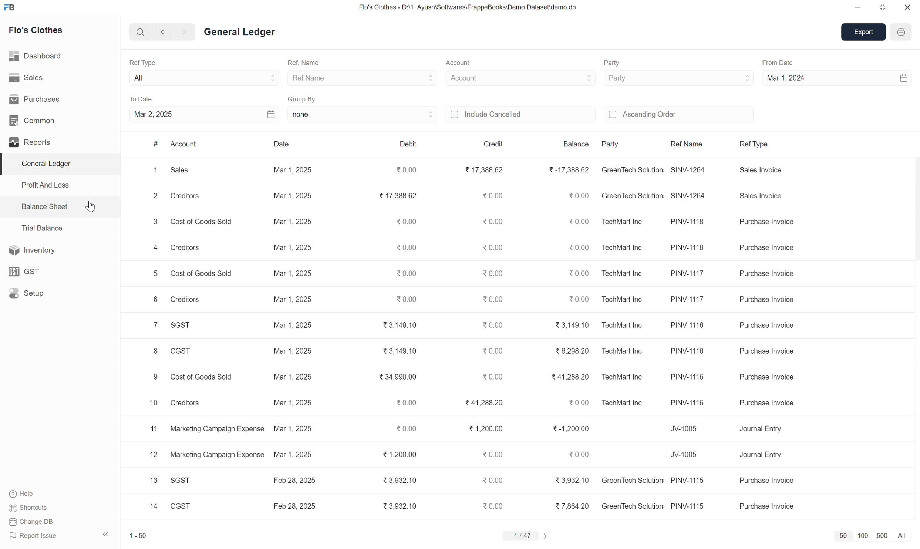 This screenshot has height=549, width=920. Describe the element at coordinates (294, 506) in the screenshot. I see `Feb 28, 2025` at that location.